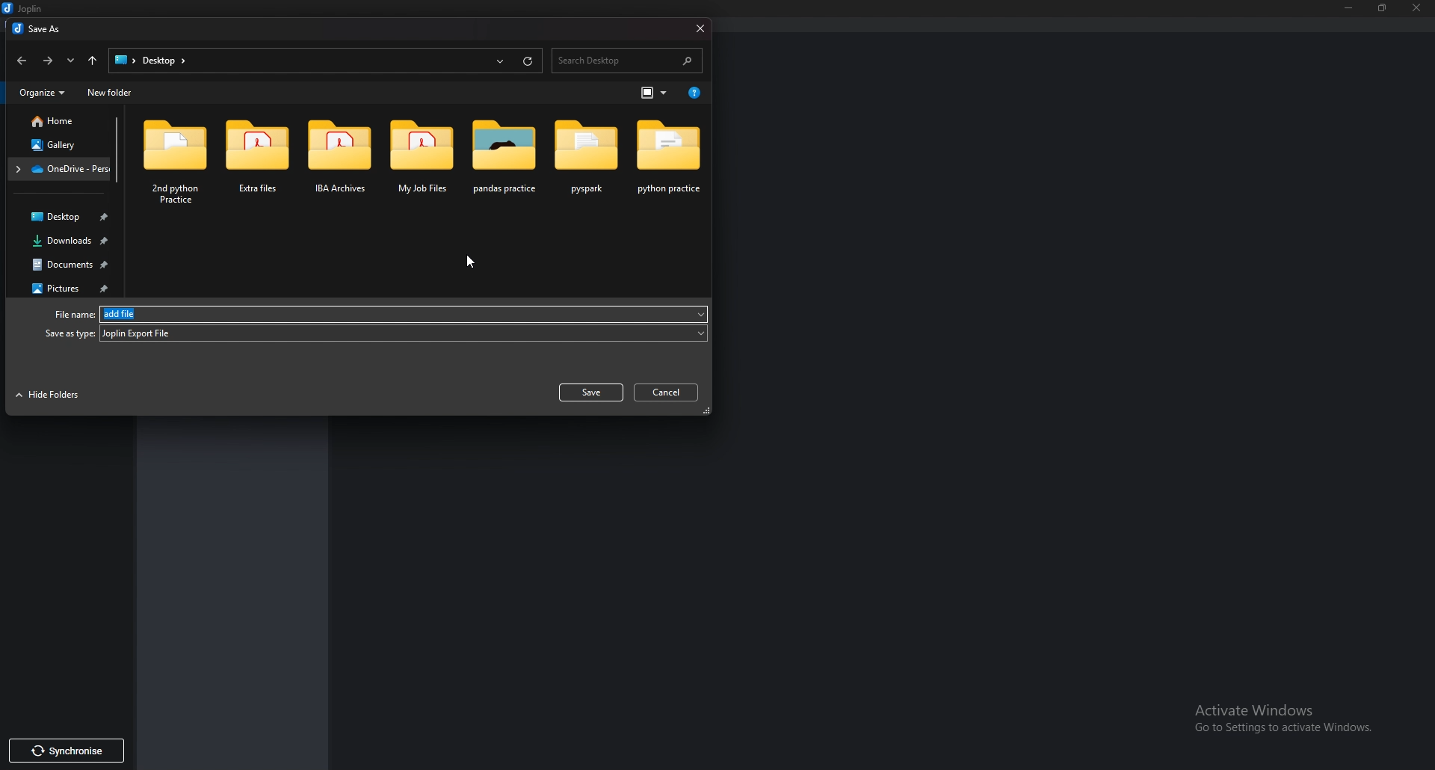  Describe the element at coordinates (67, 216) in the screenshot. I see `Desktop` at that location.